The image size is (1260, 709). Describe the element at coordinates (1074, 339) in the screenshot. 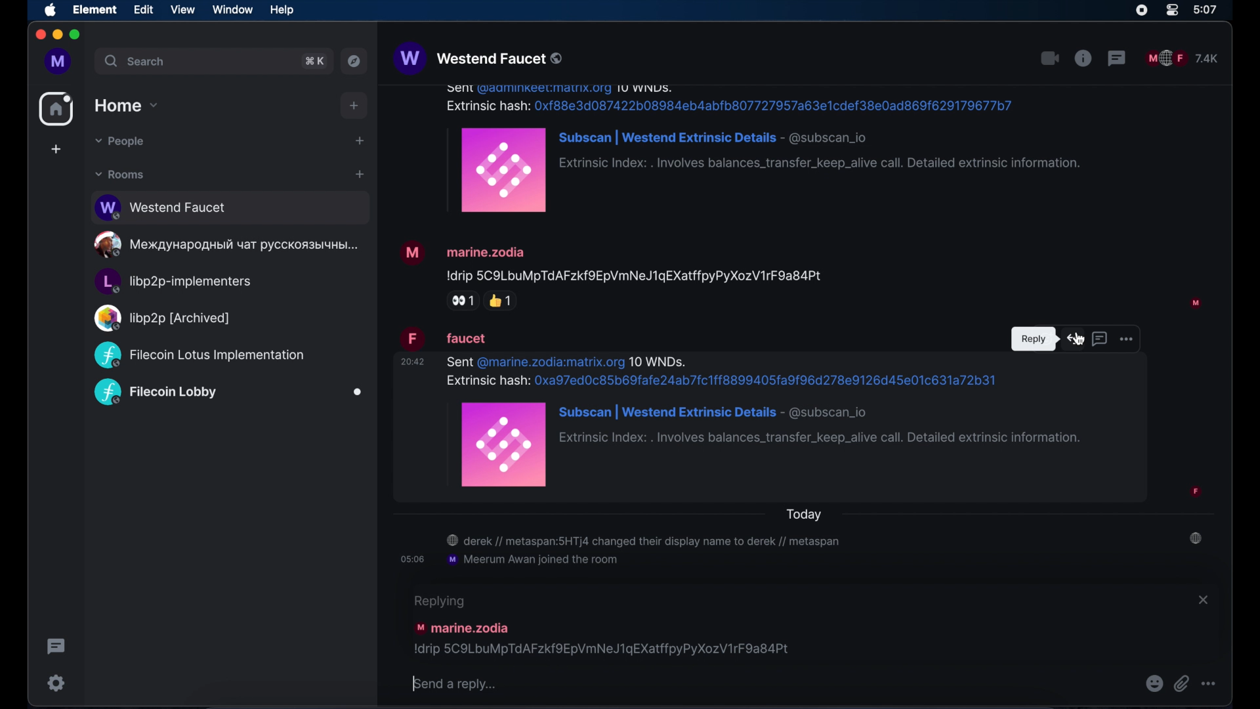

I see `reply` at that location.